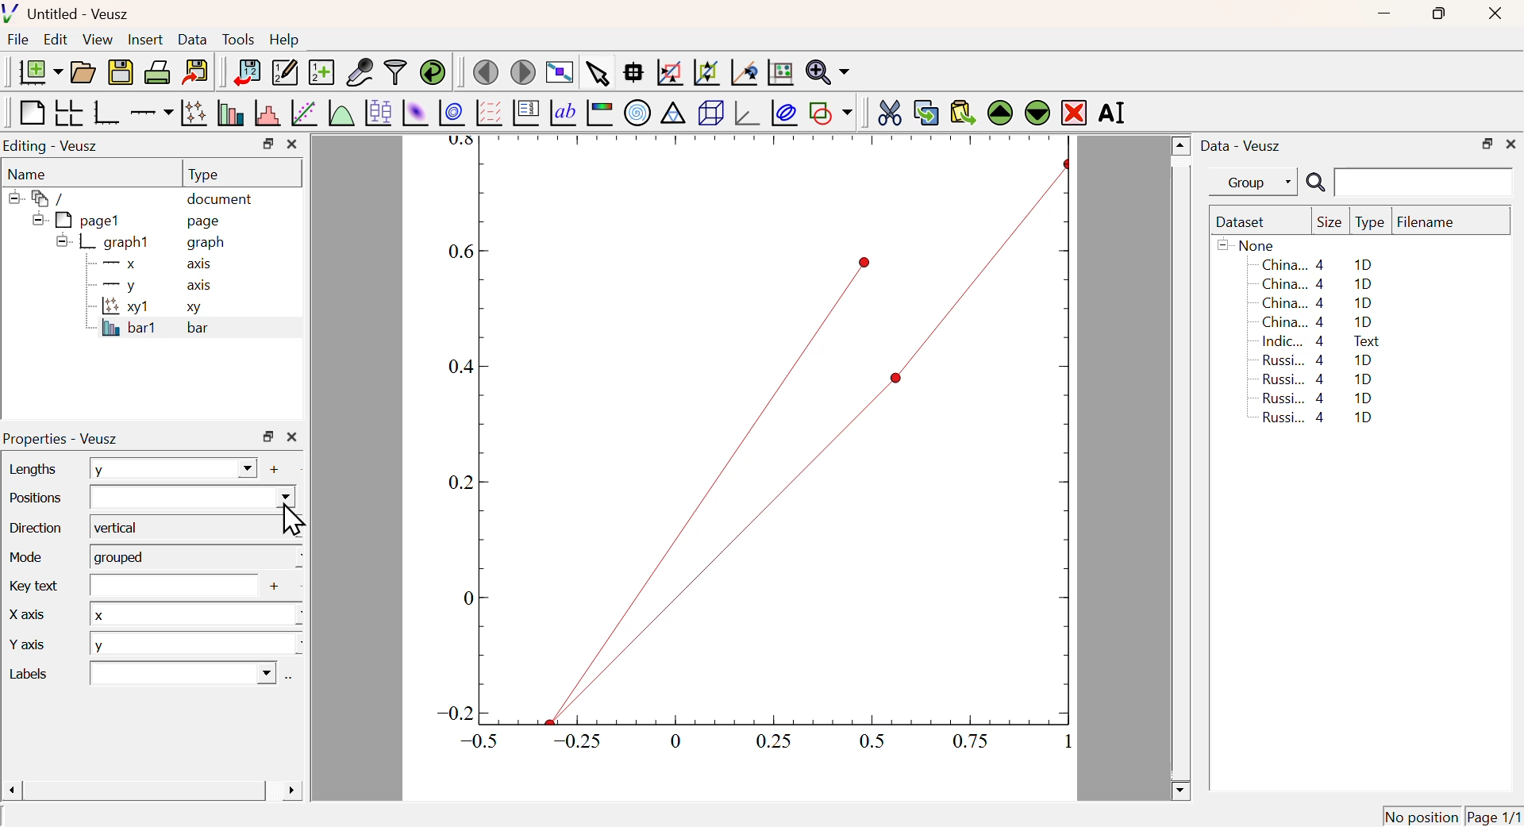  I want to click on Mode, so click(24, 555).